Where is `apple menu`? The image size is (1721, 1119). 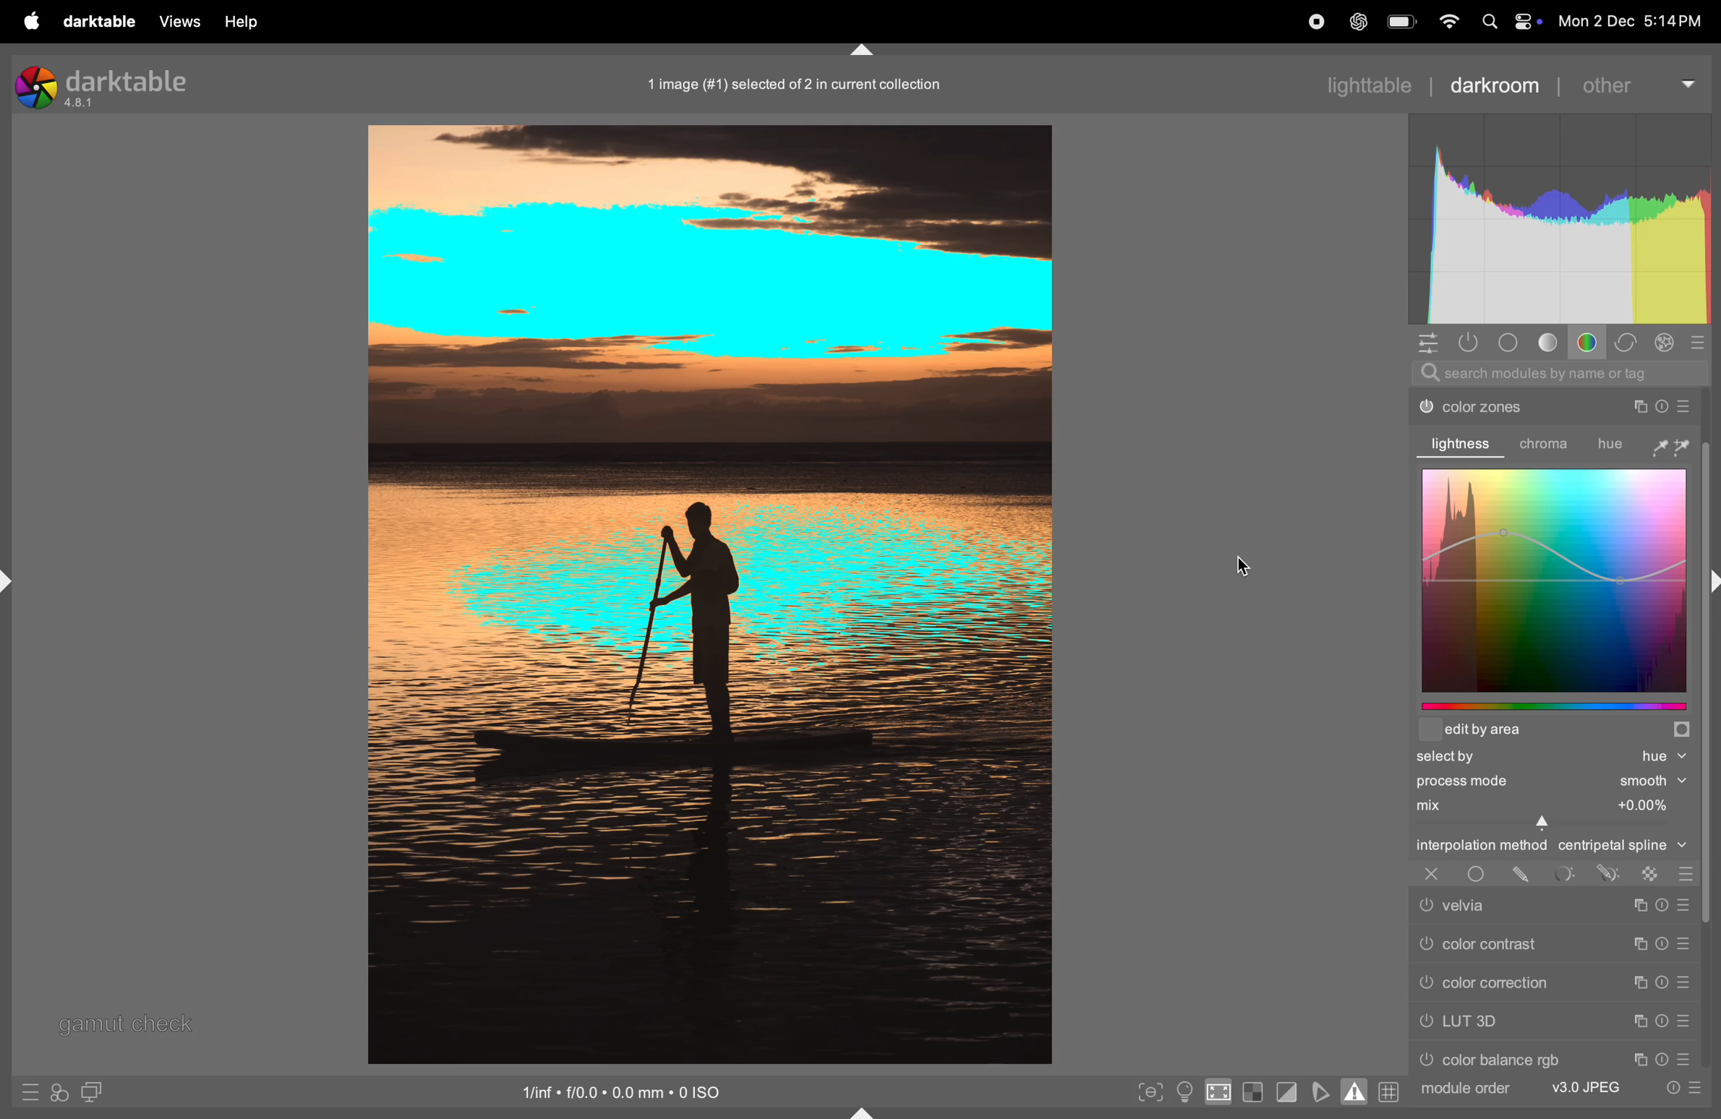
apple menu is located at coordinates (32, 22).